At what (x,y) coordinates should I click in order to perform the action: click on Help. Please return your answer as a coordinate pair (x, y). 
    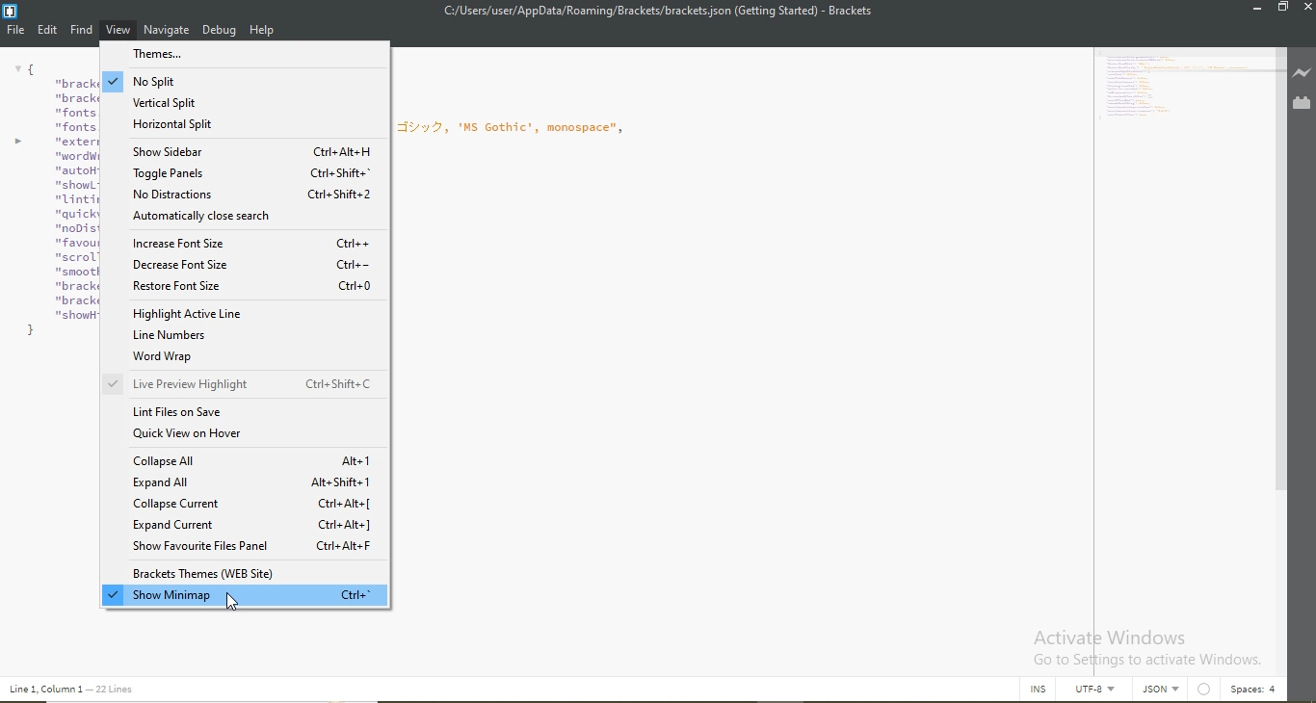
    Looking at the image, I should click on (263, 32).